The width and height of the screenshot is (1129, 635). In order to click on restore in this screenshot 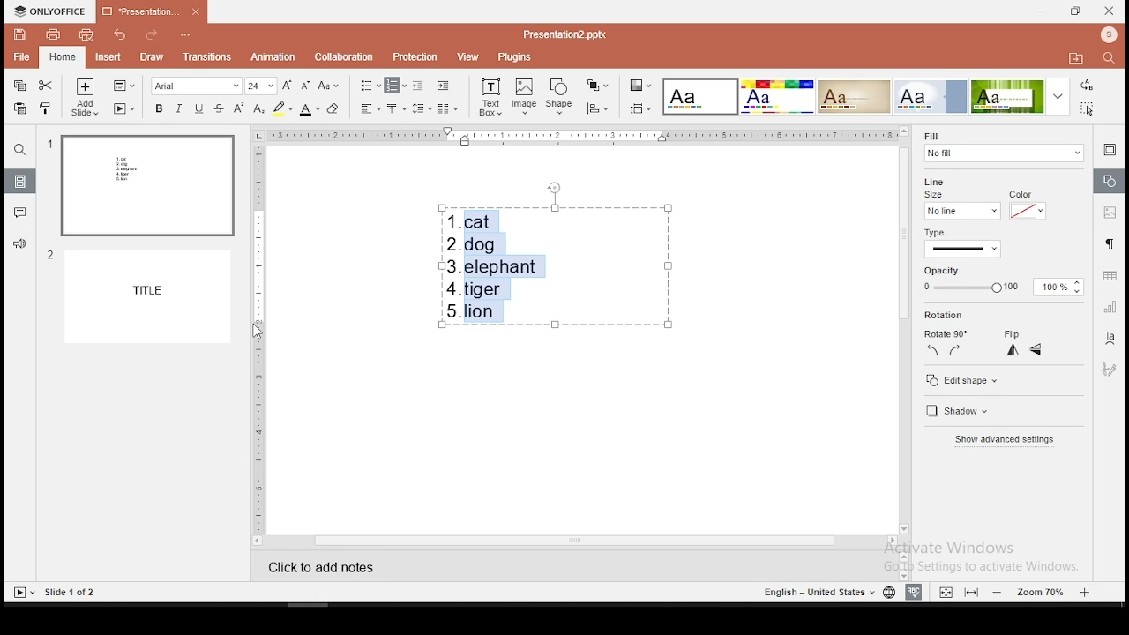, I will do `click(1073, 11)`.